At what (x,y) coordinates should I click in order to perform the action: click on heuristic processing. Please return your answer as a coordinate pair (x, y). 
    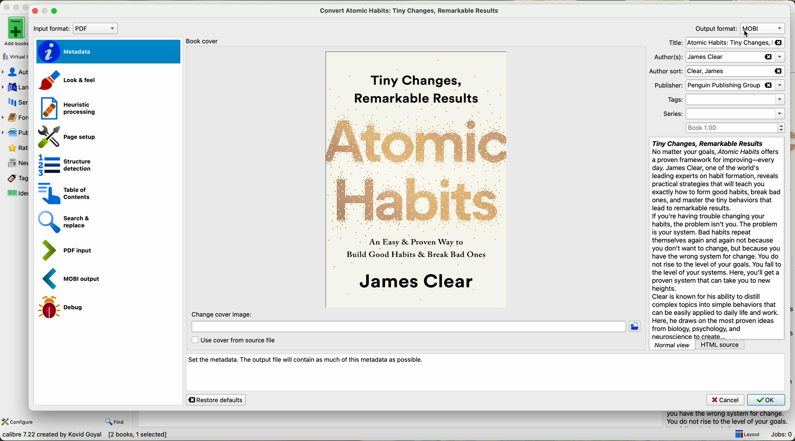
    Looking at the image, I should click on (65, 107).